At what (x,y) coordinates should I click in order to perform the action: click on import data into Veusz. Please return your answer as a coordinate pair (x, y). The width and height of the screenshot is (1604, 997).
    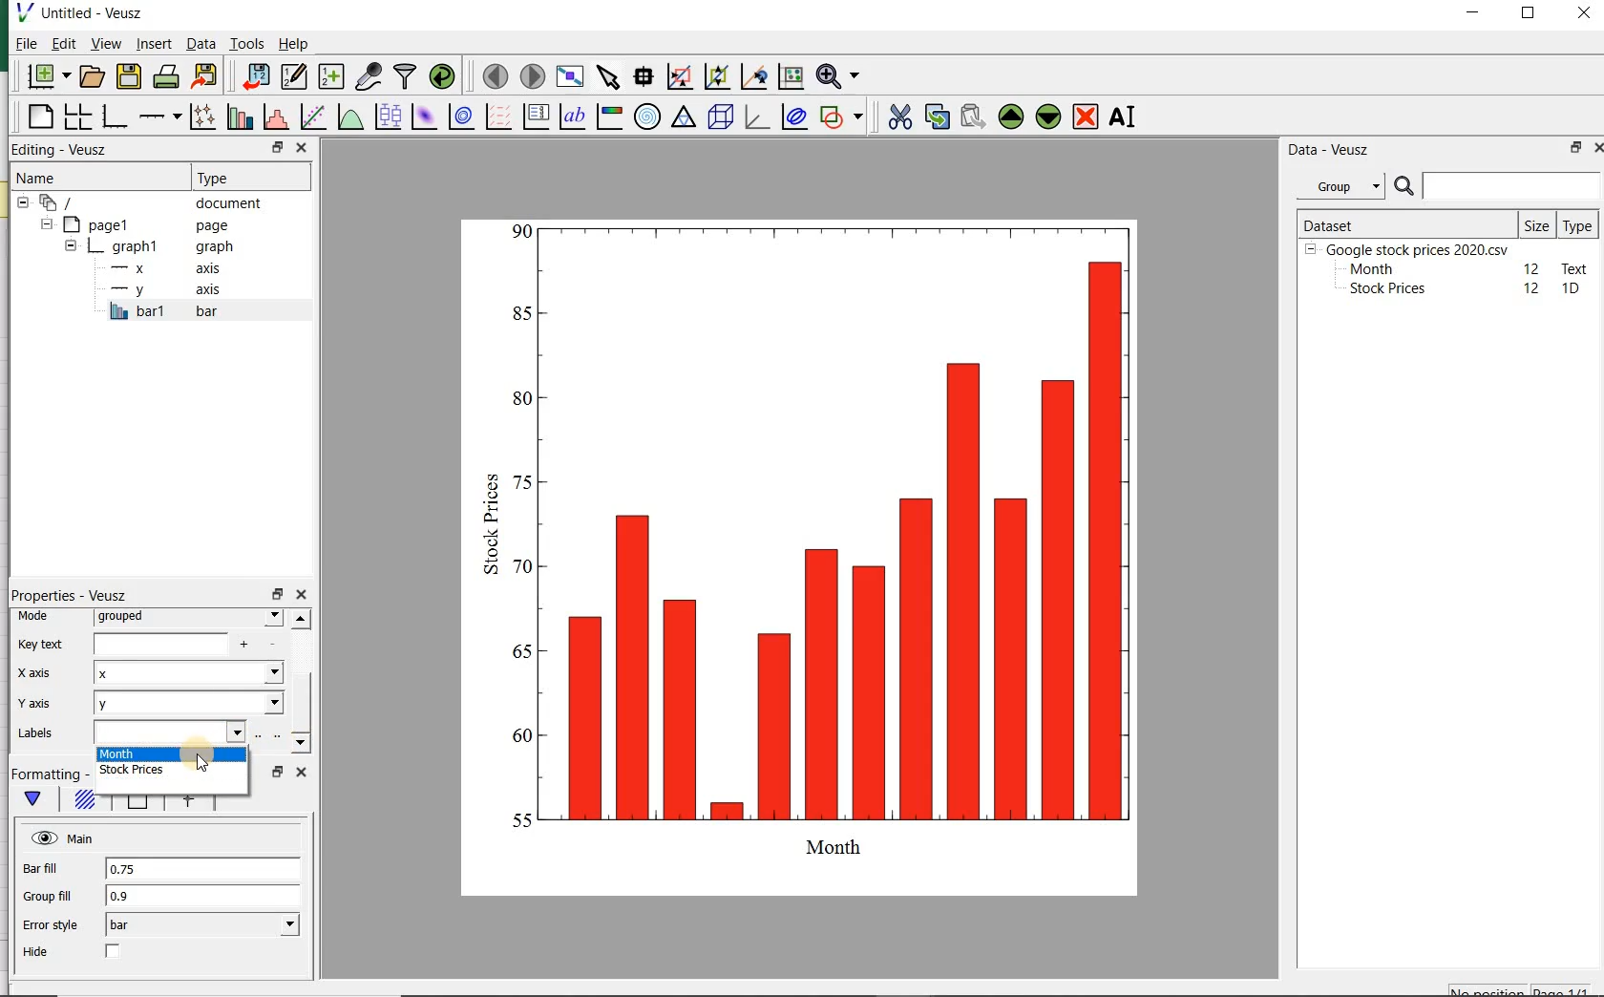
    Looking at the image, I should click on (252, 77).